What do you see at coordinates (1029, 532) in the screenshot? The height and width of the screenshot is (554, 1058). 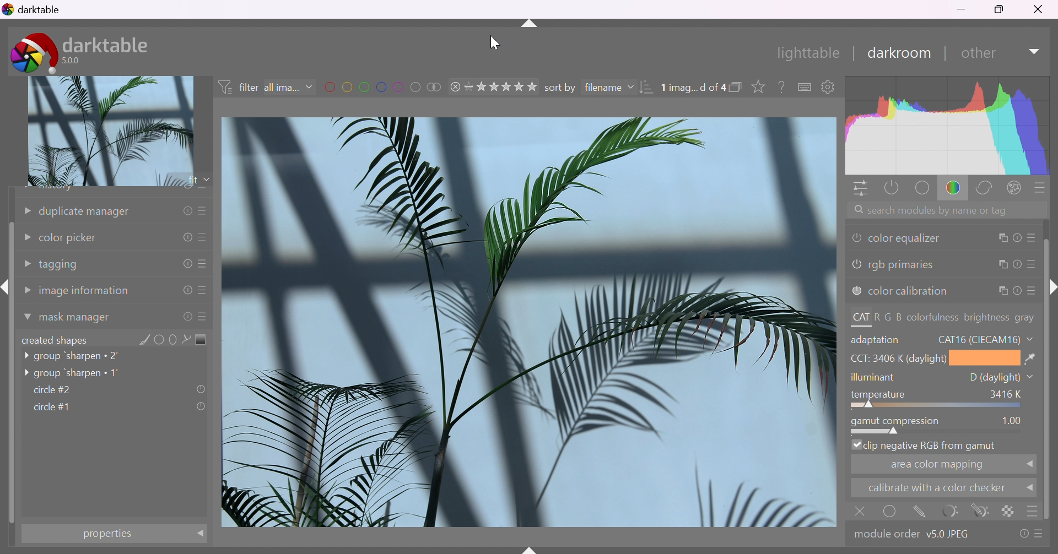 I see `presets and preferences` at bounding box center [1029, 532].